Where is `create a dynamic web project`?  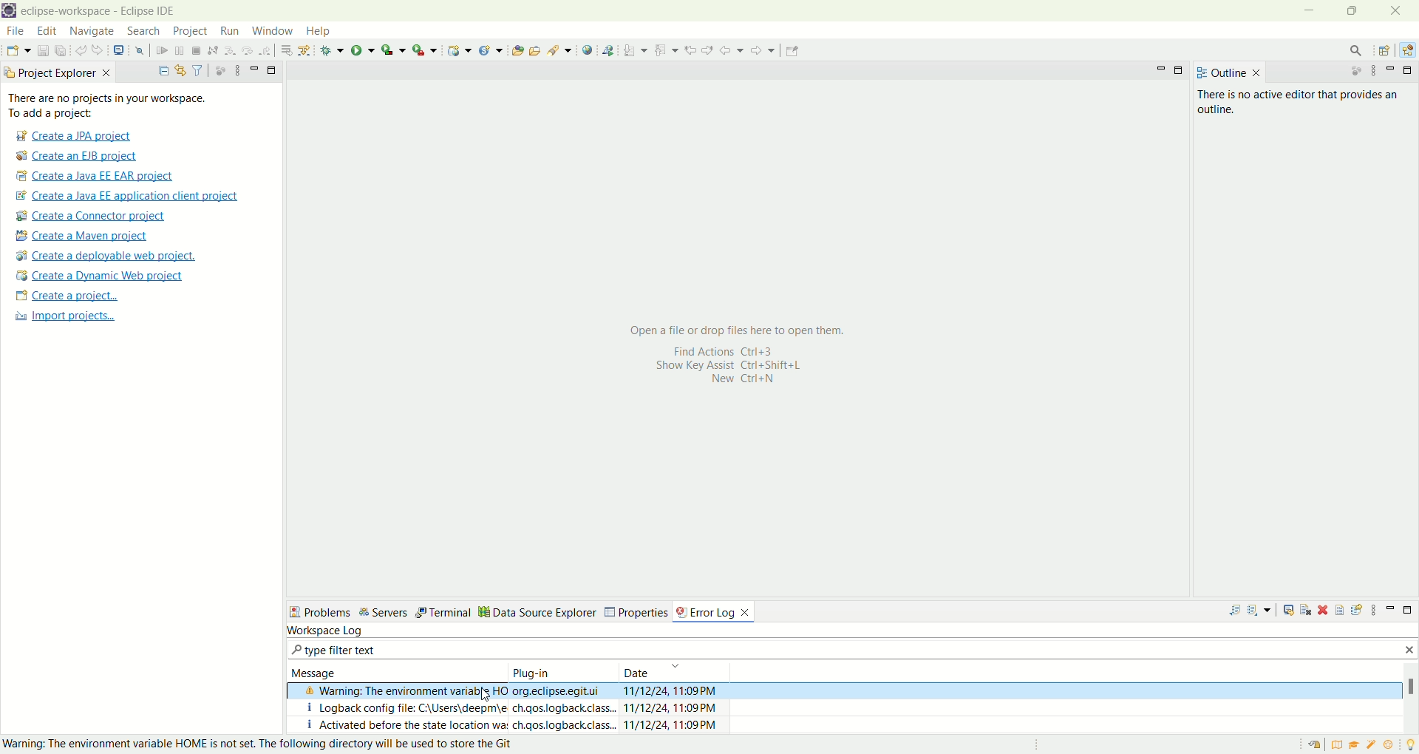 create a dynamic web project is located at coordinates (100, 276).